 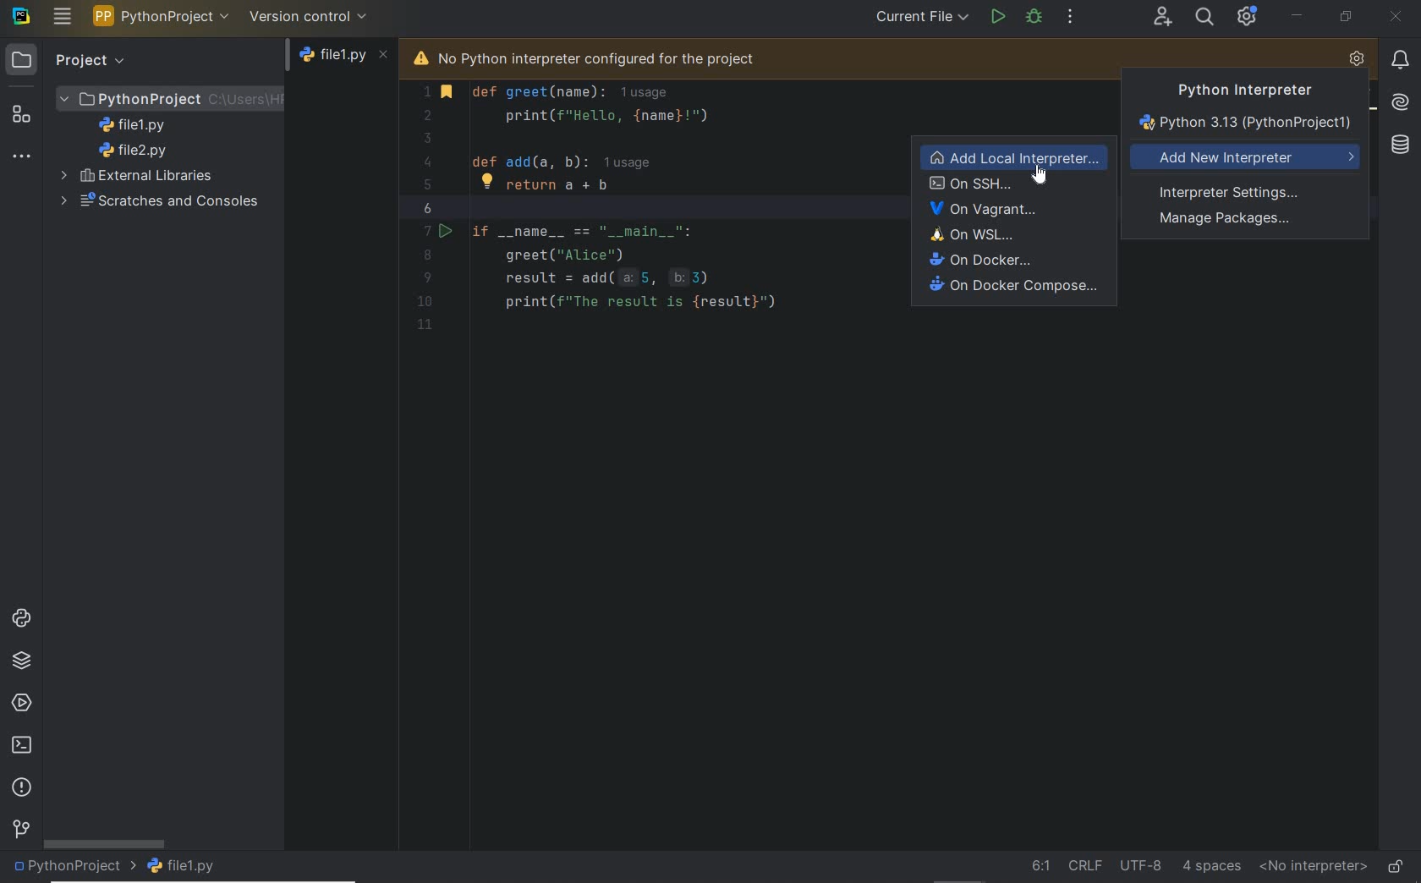 I want to click on RESTORE DOWN, so click(x=1345, y=16).